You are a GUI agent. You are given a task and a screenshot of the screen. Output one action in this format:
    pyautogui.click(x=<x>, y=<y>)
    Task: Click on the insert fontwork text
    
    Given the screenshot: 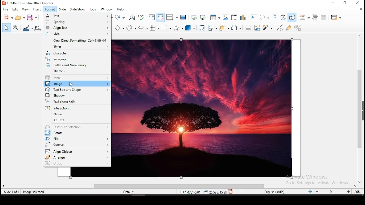 What is the action you would take?
    pyautogui.click(x=275, y=17)
    